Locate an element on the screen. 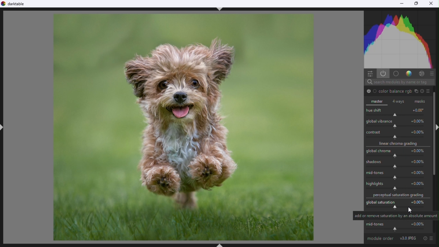 This screenshot has width=439, height=247. hue shift is located at coordinates (397, 112).